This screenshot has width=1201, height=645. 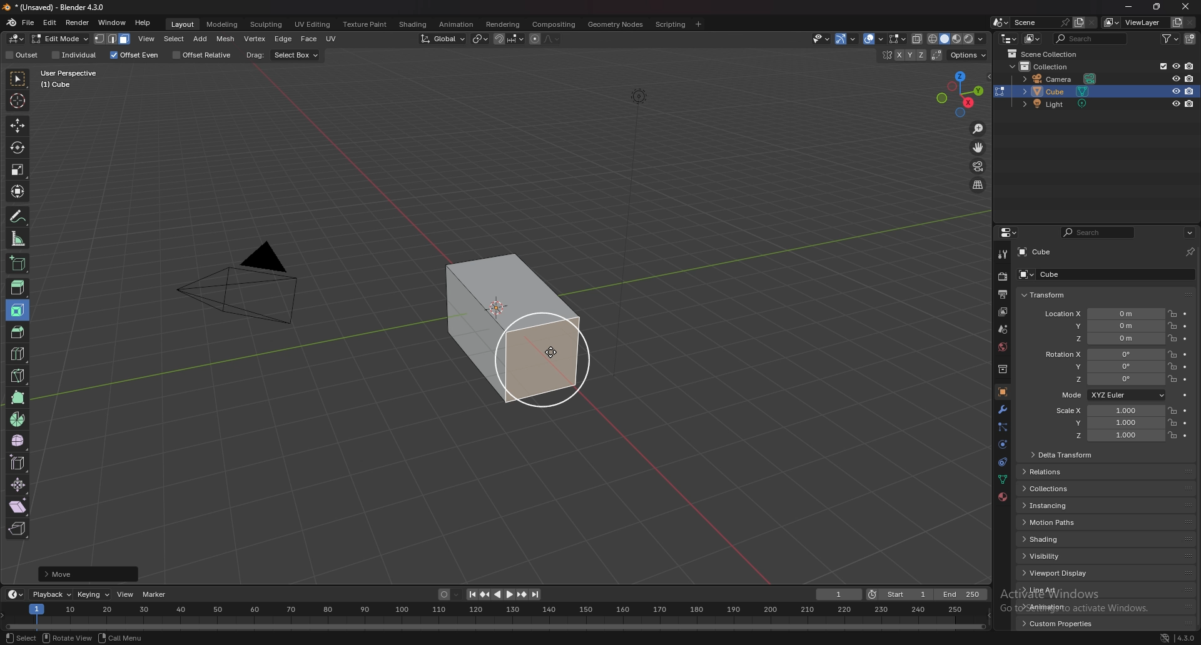 What do you see at coordinates (845, 39) in the screenshot?
I see `show gizmo` at bounding box center [845, 39].